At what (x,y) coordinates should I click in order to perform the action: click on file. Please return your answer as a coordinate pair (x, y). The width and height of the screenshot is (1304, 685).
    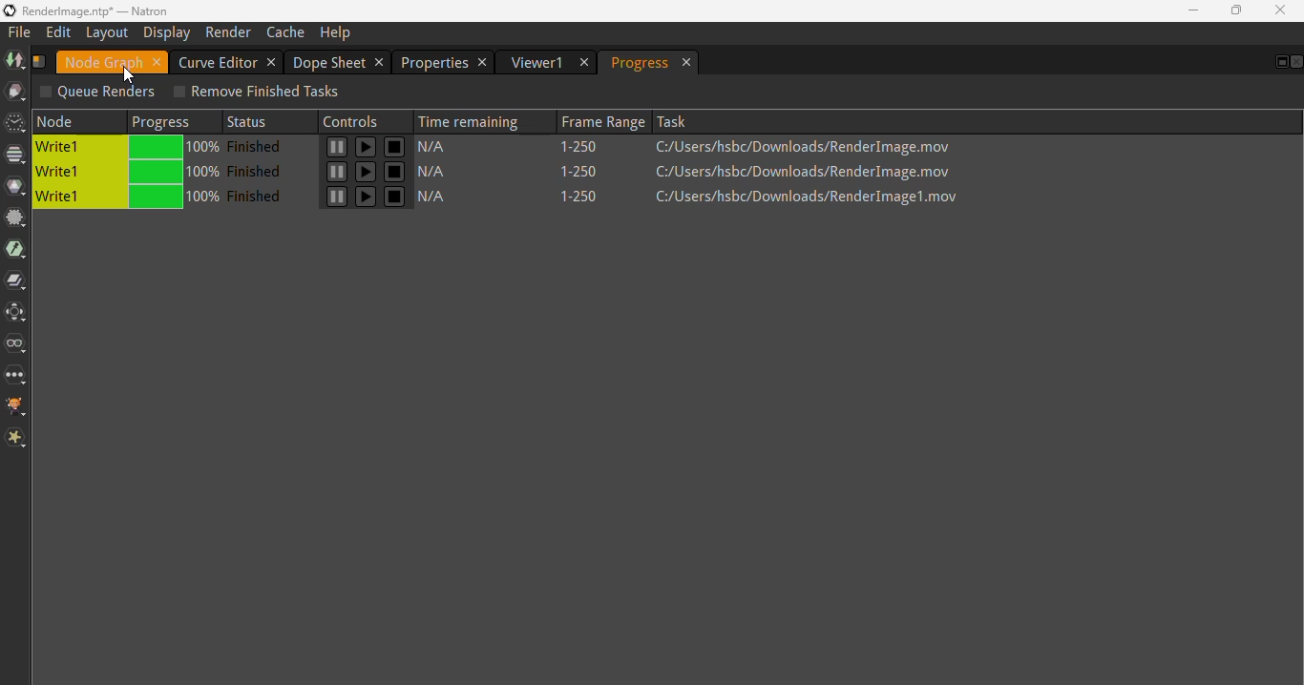
    Looking at the image, I should click on (20, 32).